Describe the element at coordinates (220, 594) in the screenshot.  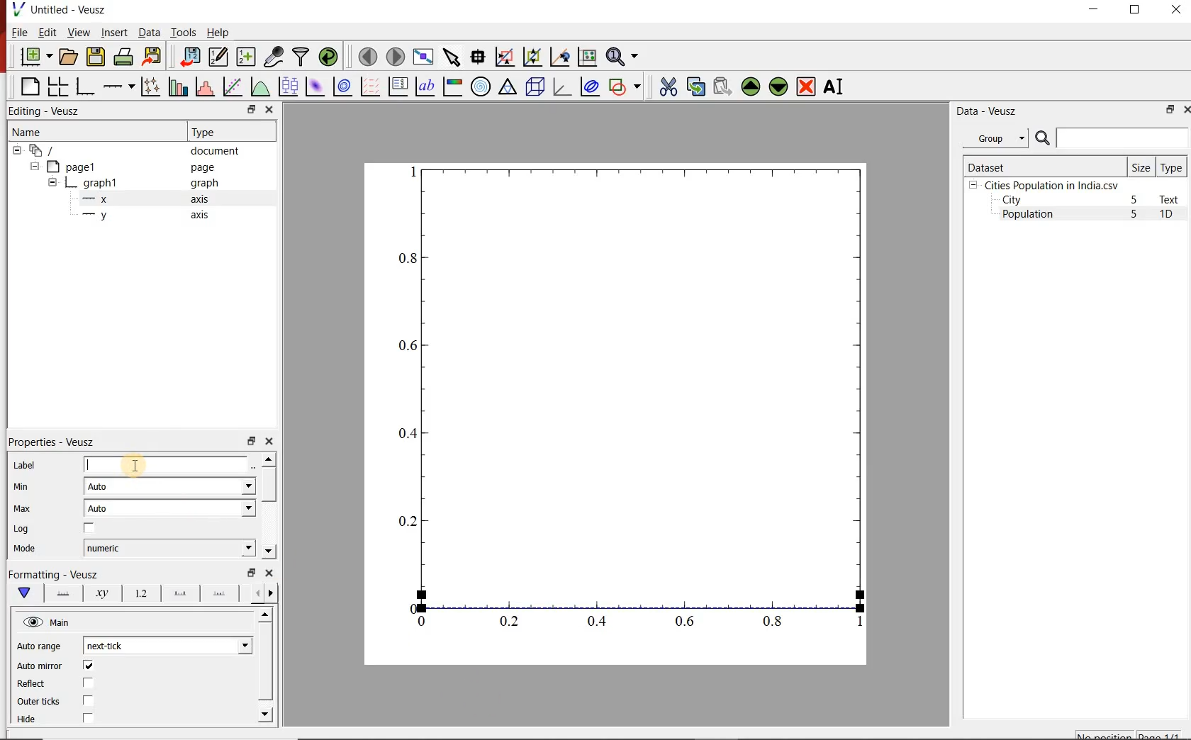
I see `minor ticks` at that location.